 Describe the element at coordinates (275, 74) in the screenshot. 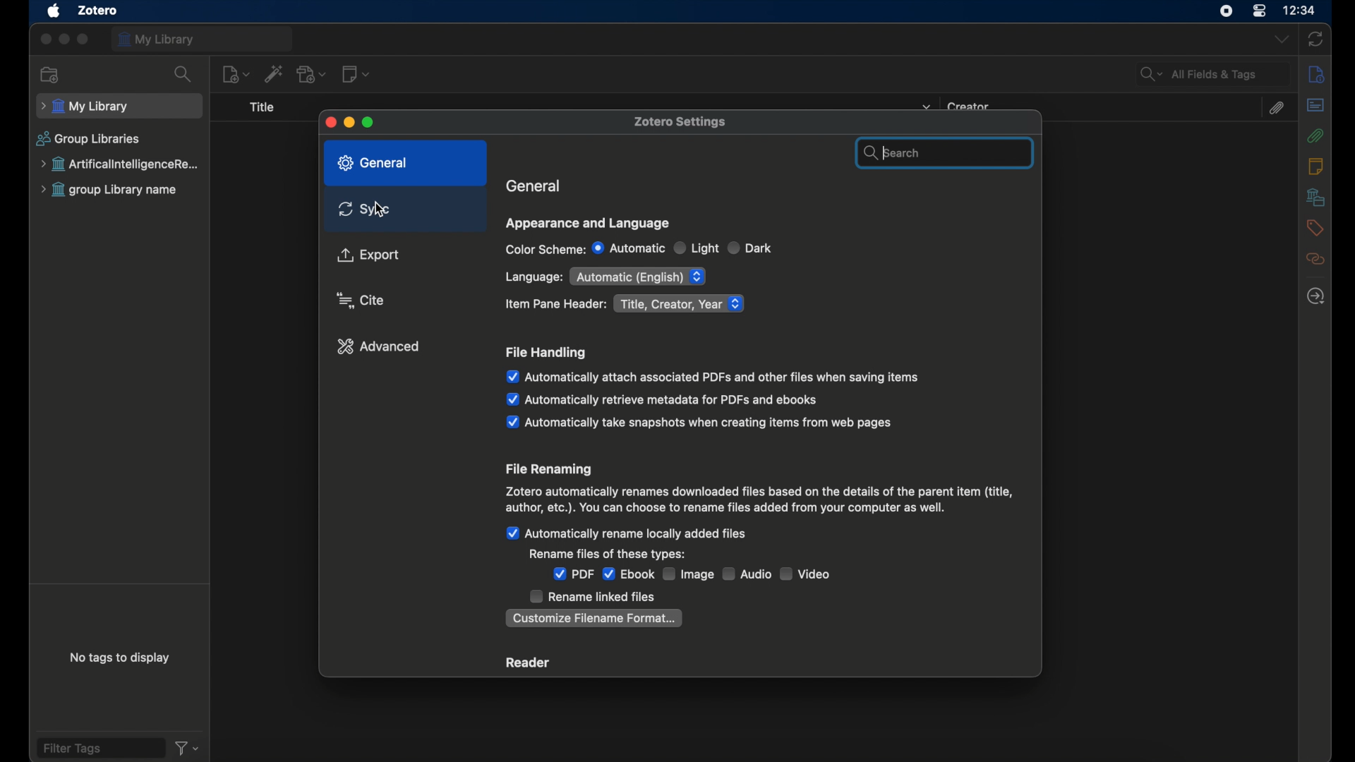

I see `add items by identifier` at that location.